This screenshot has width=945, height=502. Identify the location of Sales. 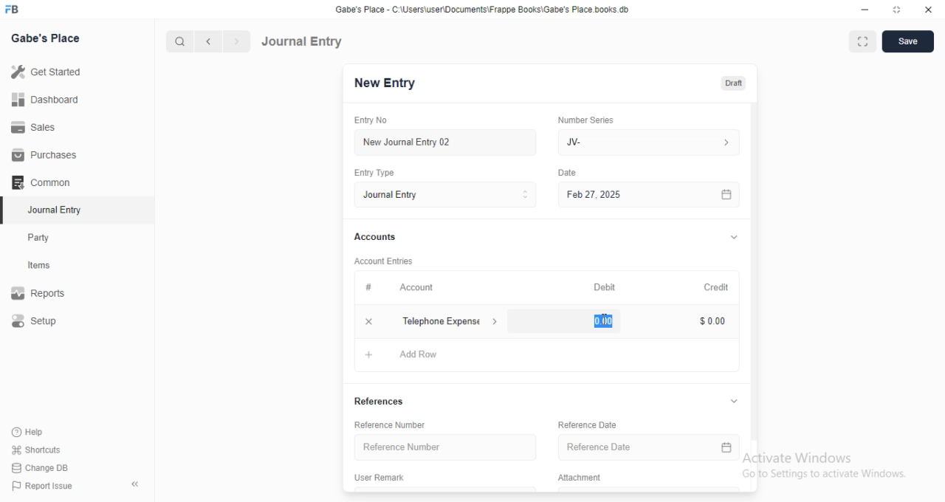
(36, 128).